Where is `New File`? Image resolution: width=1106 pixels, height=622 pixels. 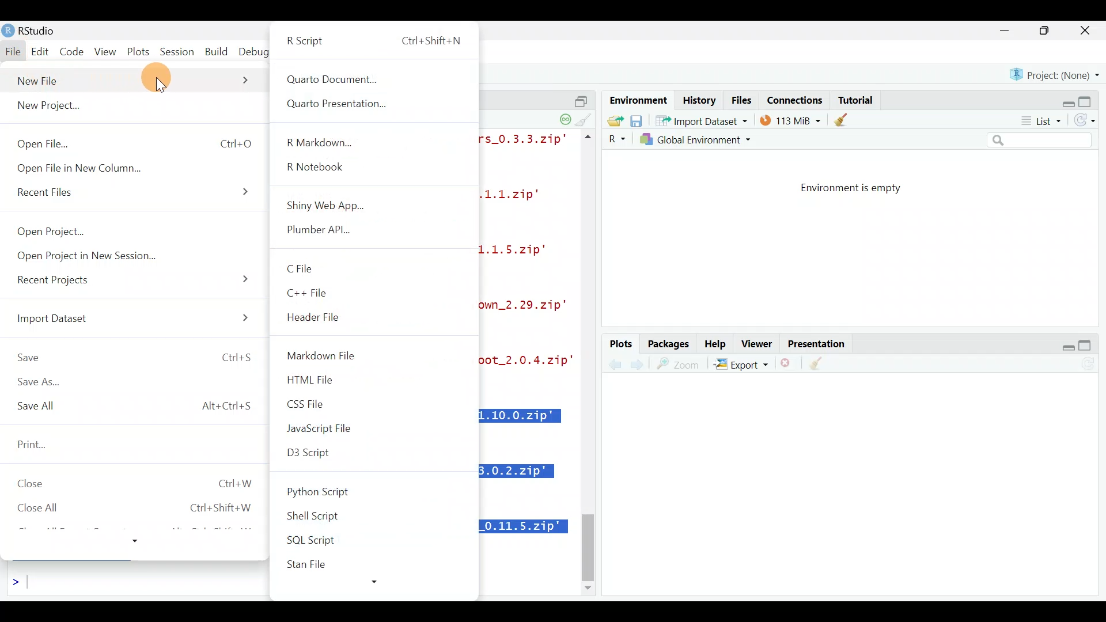
New File is located at coordinates (134, 79).